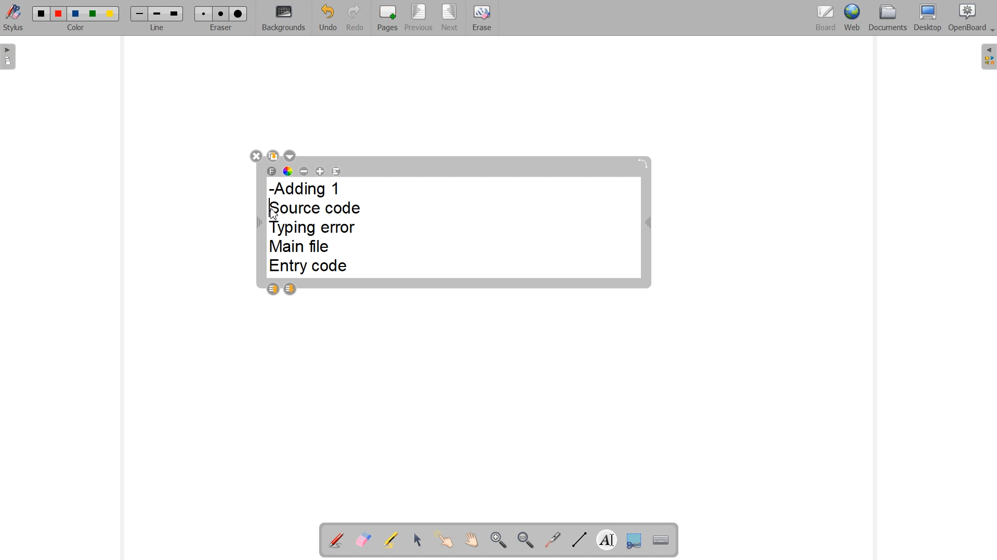 Image resolution: width=997 pixels, height=560 pixels. What do you see at coordinates (642, 164) in the screenshot?
I see `Rotate block` at bounding box center [642, 164].